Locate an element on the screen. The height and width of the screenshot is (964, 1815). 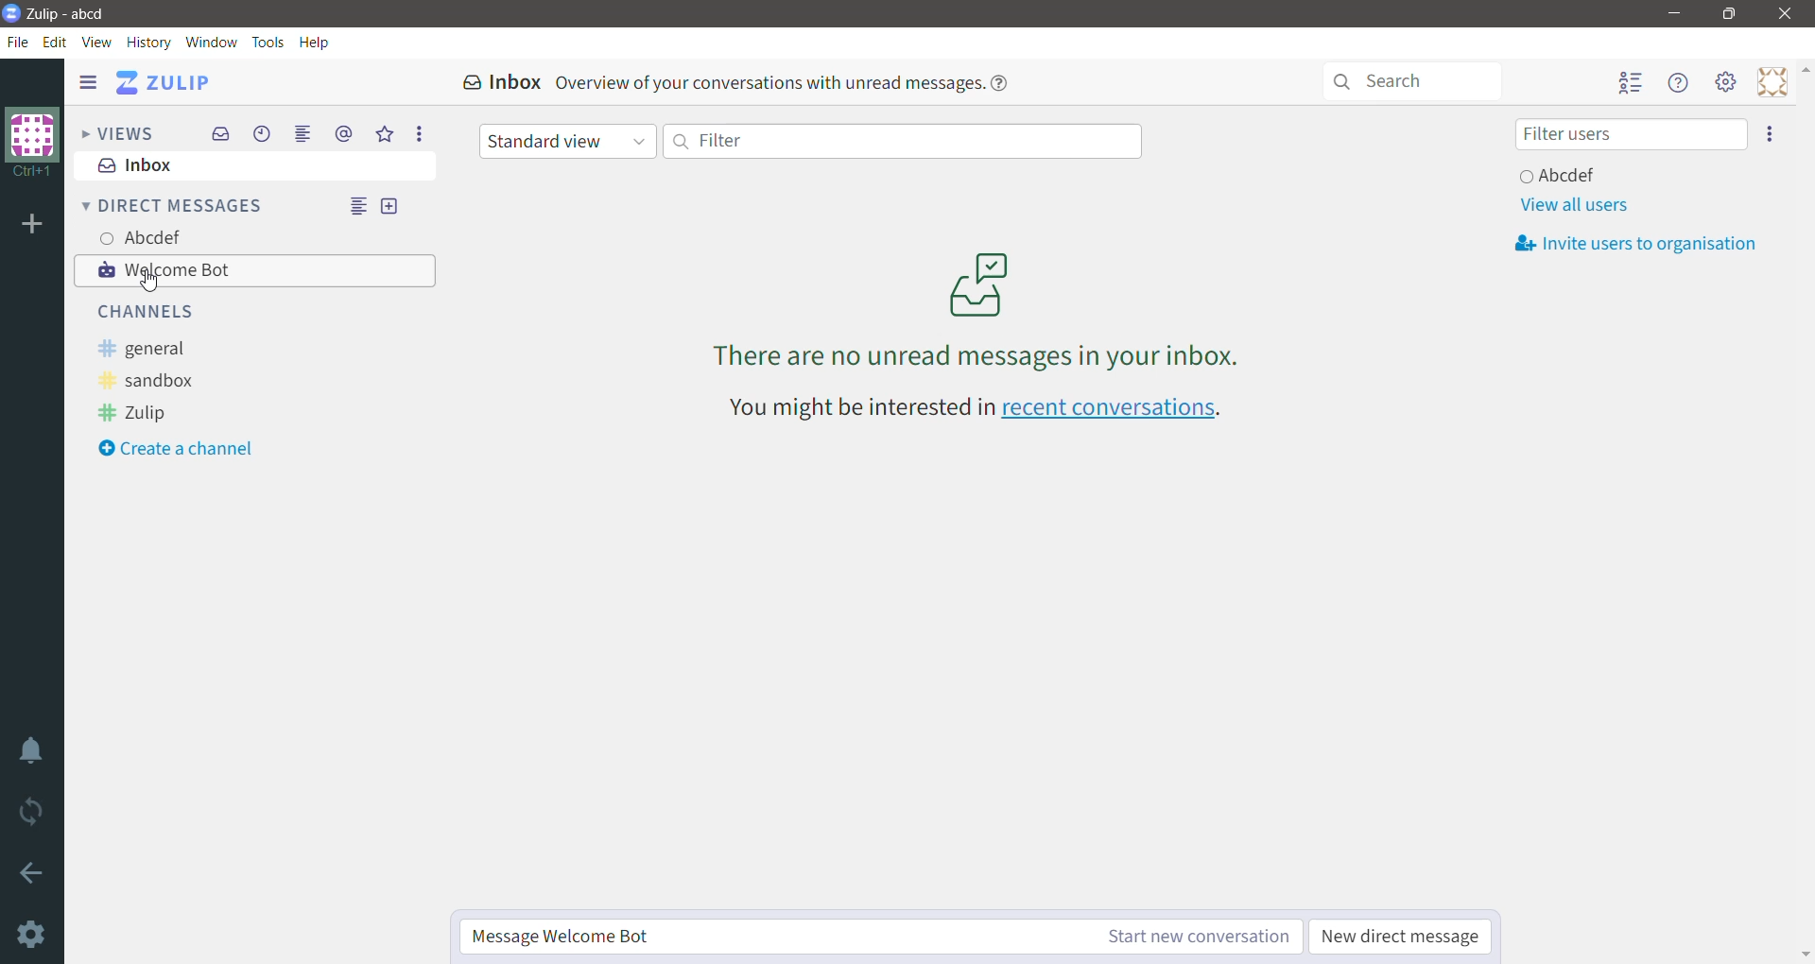
New direct message is located at coordinates (1398, 937).